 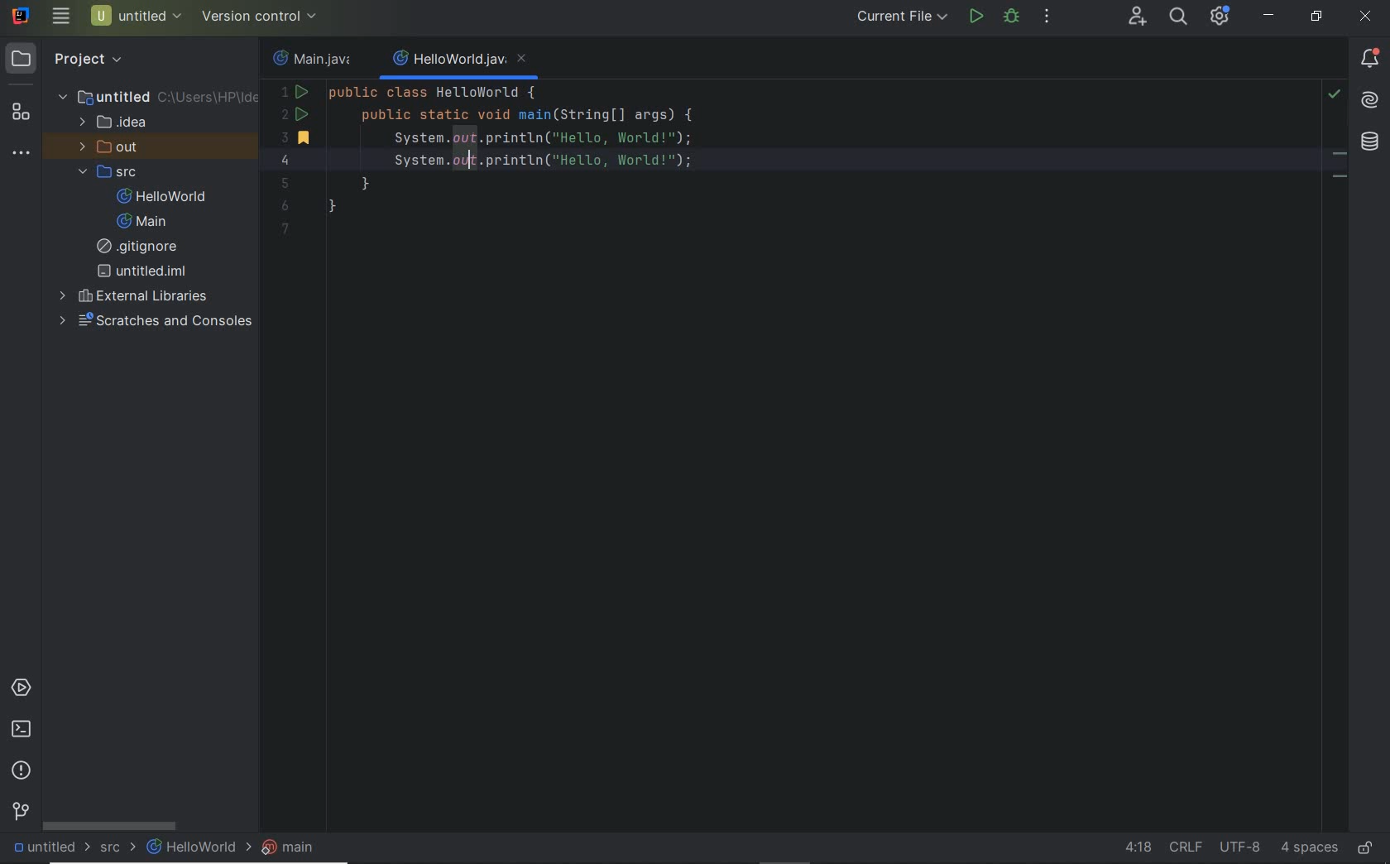 I want to click on terminal, so click(x=22, y=729).